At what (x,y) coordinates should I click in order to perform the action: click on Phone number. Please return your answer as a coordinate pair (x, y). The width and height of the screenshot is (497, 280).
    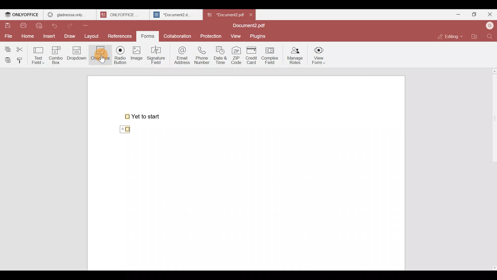
    Looking at the image, I should click on (202, 55).